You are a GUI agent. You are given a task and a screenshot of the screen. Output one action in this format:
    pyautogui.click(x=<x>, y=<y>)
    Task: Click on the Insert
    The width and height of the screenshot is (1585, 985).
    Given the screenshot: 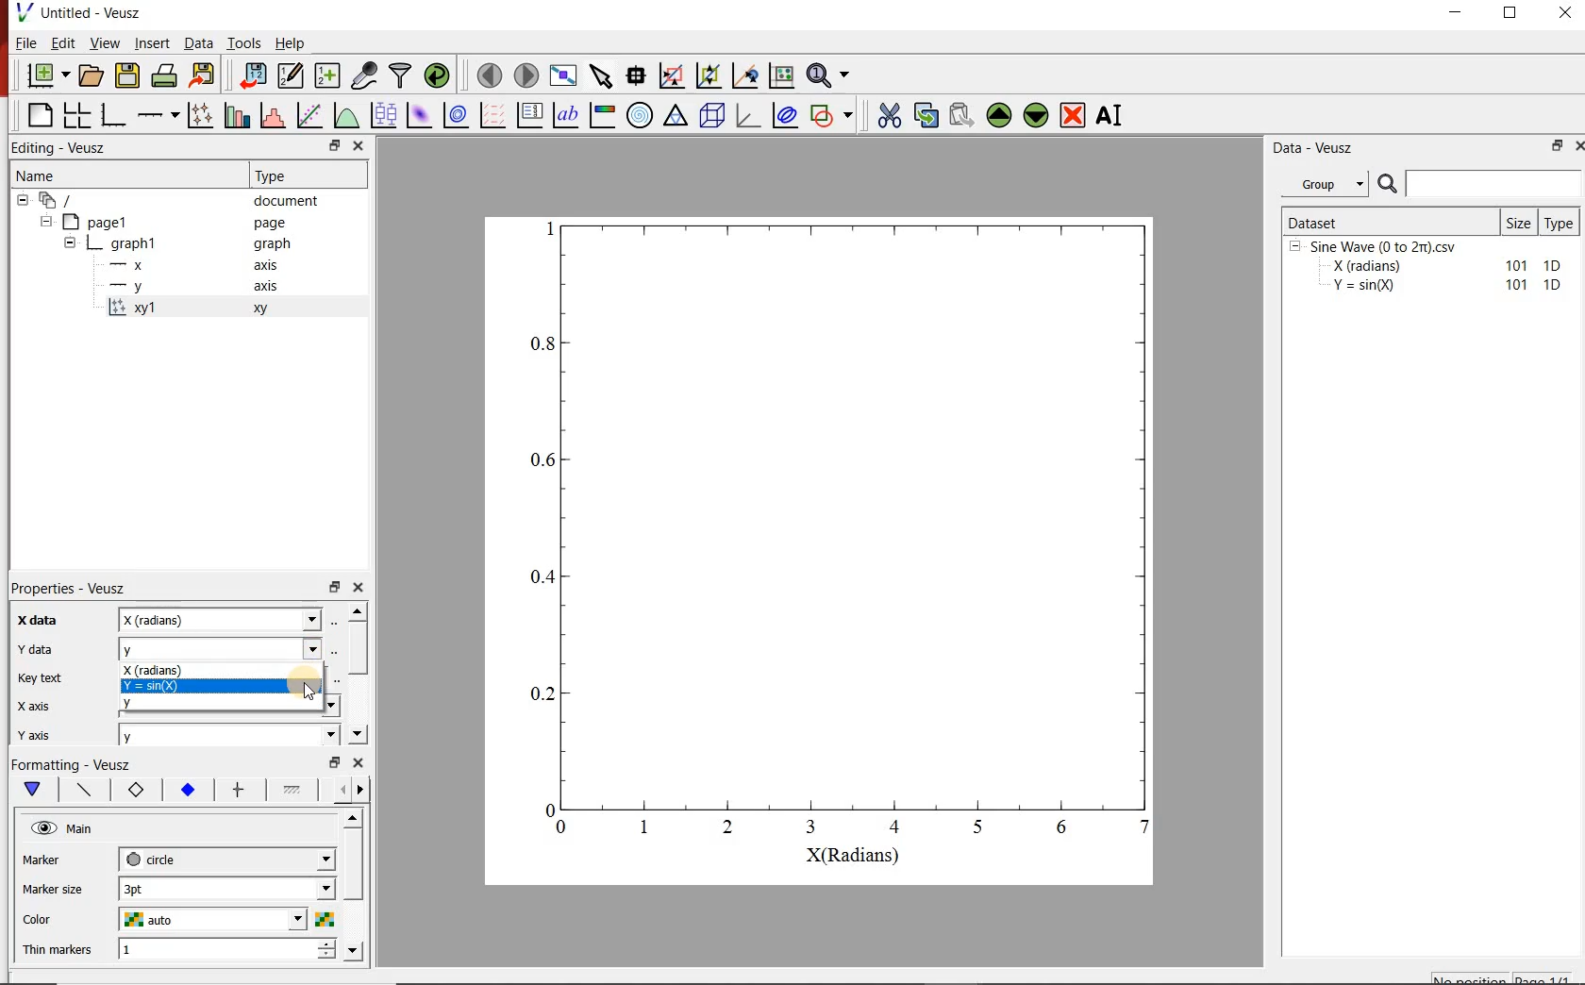 What is the action you would take?
    pyautogui.click(x=153, y=42)
    